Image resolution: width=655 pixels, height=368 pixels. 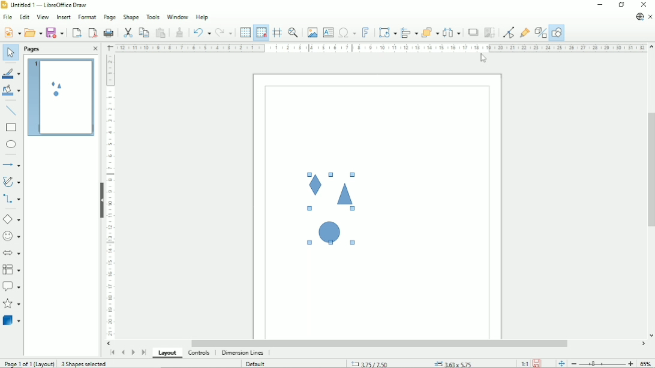 I want to click on Default, so click(x=255, y=364).